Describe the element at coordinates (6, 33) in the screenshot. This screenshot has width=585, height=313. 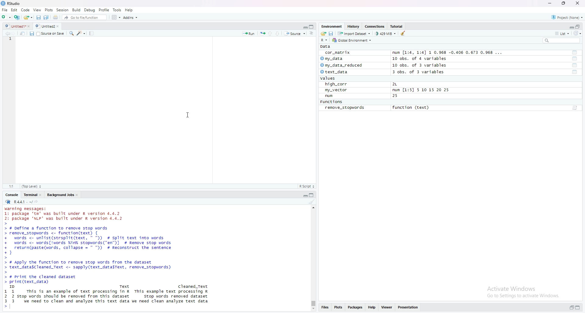
I see `Previous` at that location.